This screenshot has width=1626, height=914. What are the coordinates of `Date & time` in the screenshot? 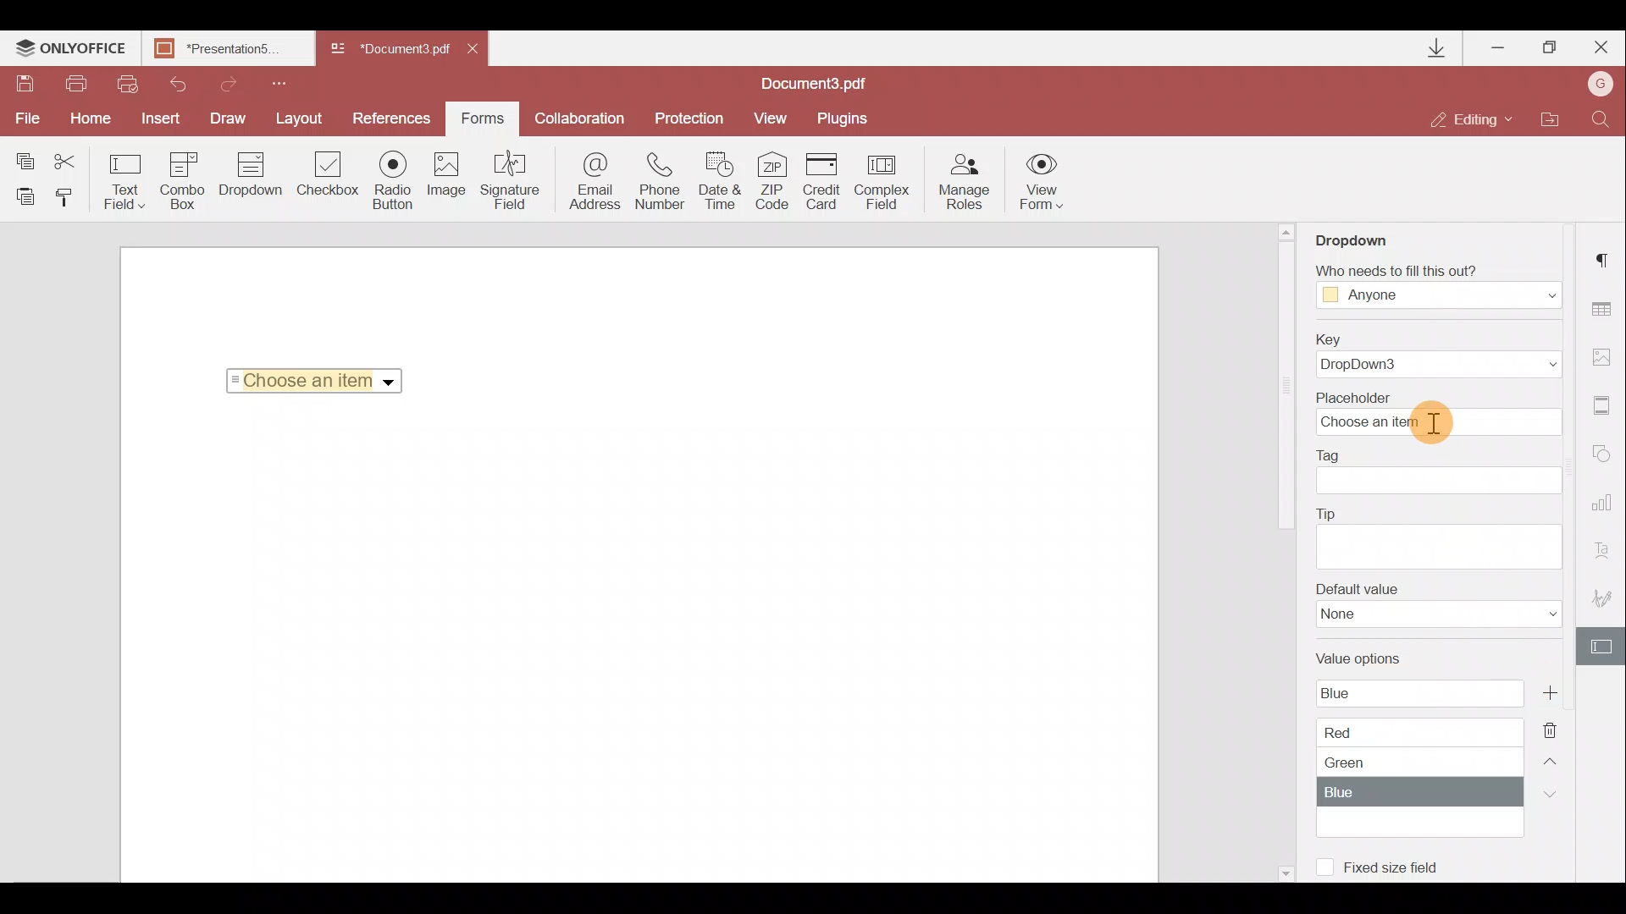 It's located at (723, 181).